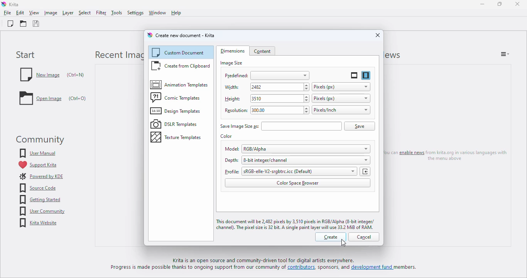 Image resolution: width=527 pixels, height=278 pixels. I want to click on file, so click(7, 13).